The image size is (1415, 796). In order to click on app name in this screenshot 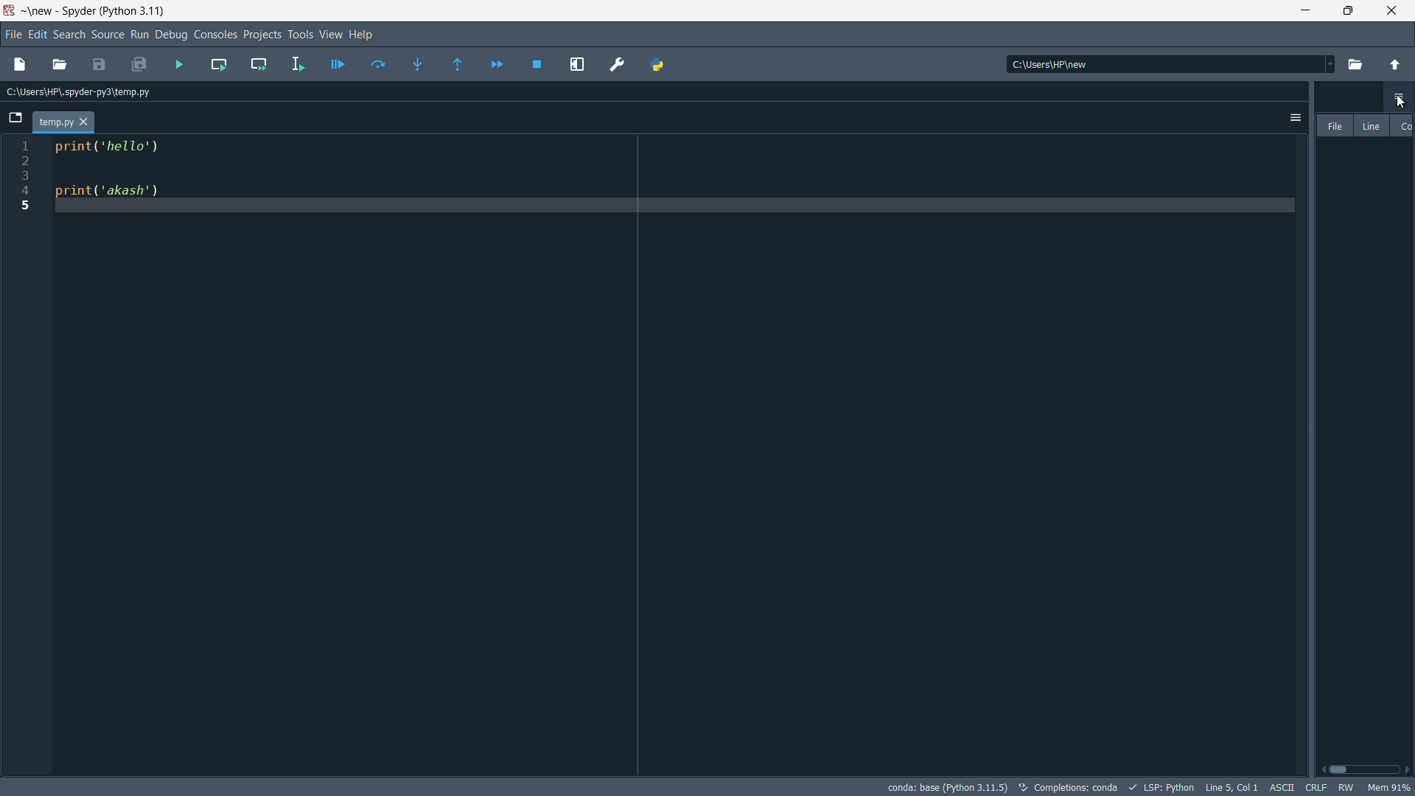, I will do `click(78, 12)`.